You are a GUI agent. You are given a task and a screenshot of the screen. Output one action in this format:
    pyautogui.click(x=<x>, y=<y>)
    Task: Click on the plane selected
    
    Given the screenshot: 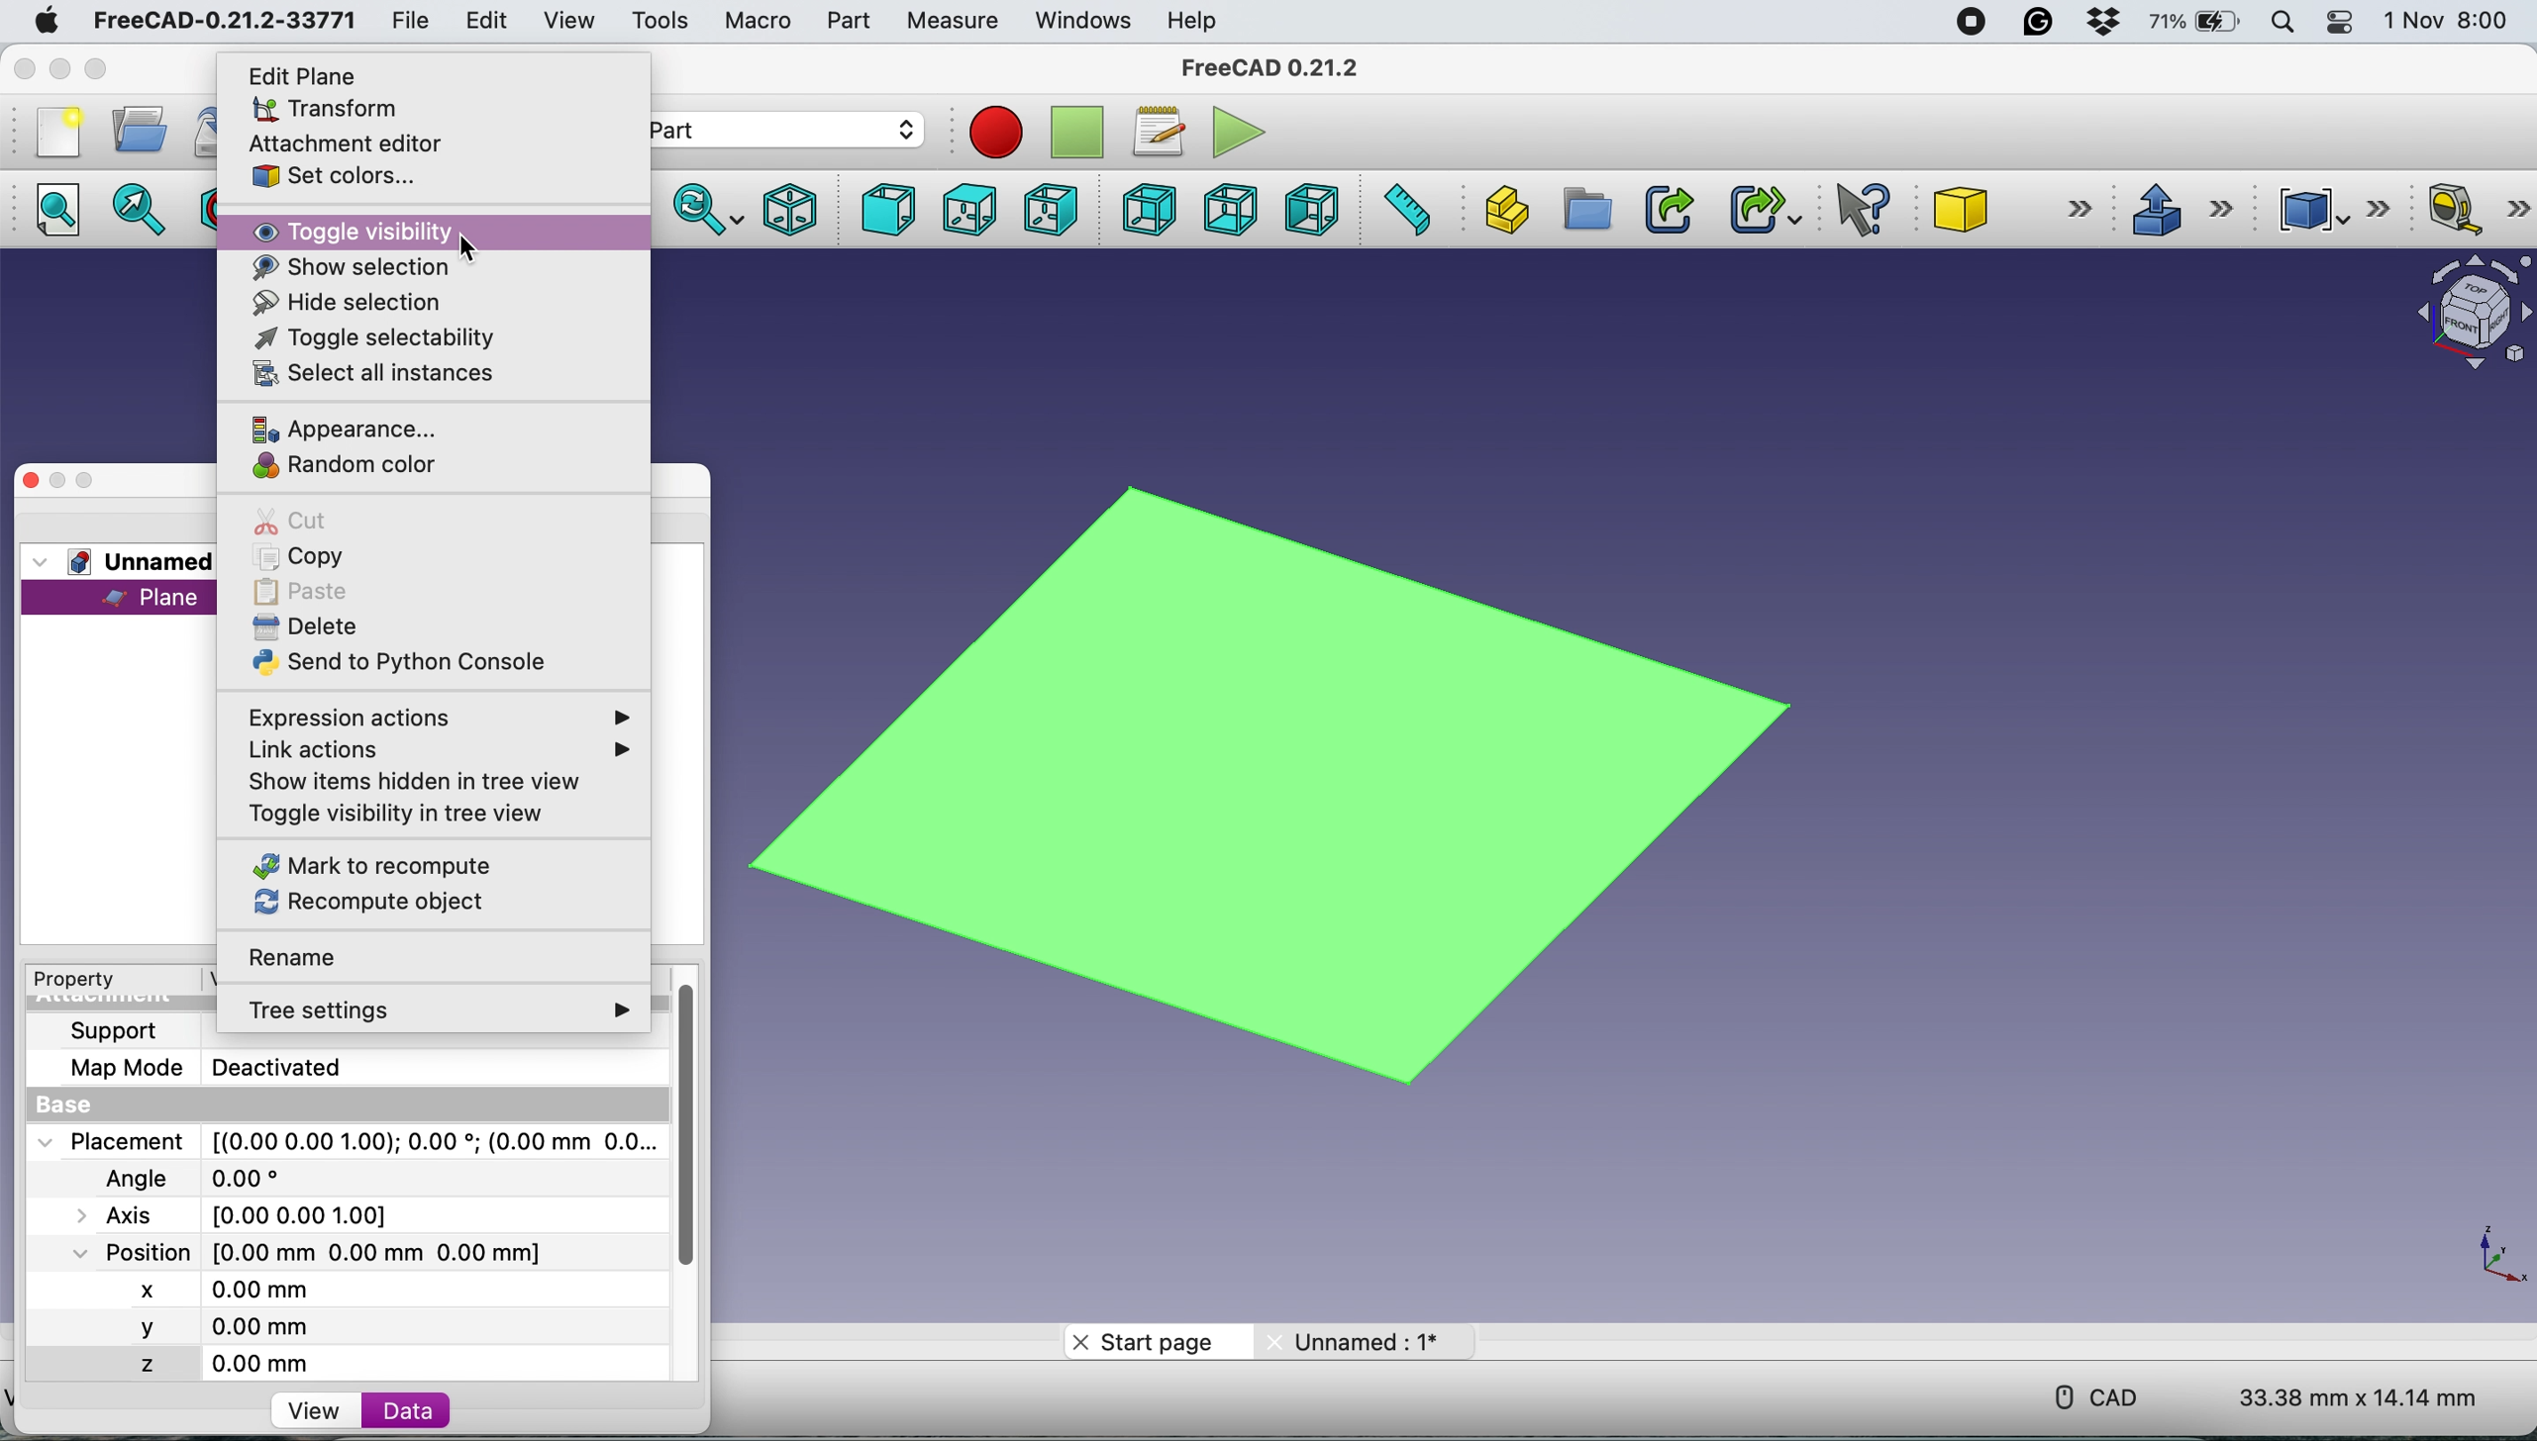 What is the action you would take?
    pyautogui.click(x=123, y=601)
    